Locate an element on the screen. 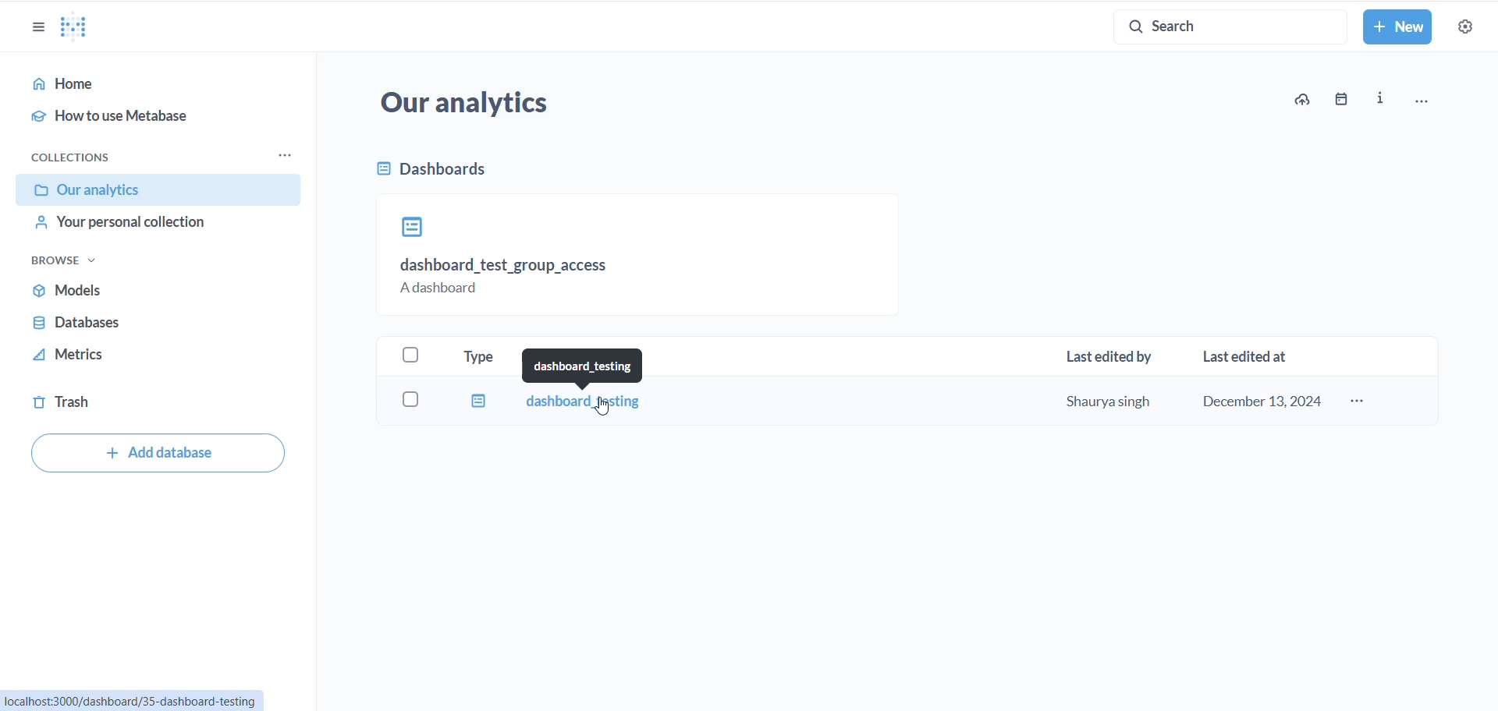 The image size is (1498, 711). new  is located at coordinates (1398, 27).